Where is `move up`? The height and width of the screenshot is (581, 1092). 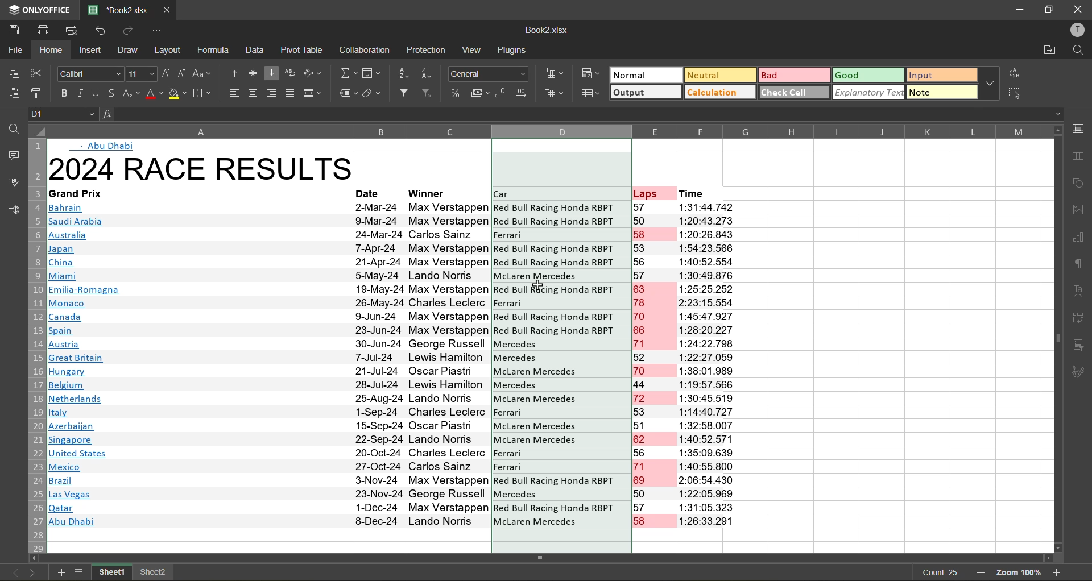
move up is located at coordinates (1059, 130).